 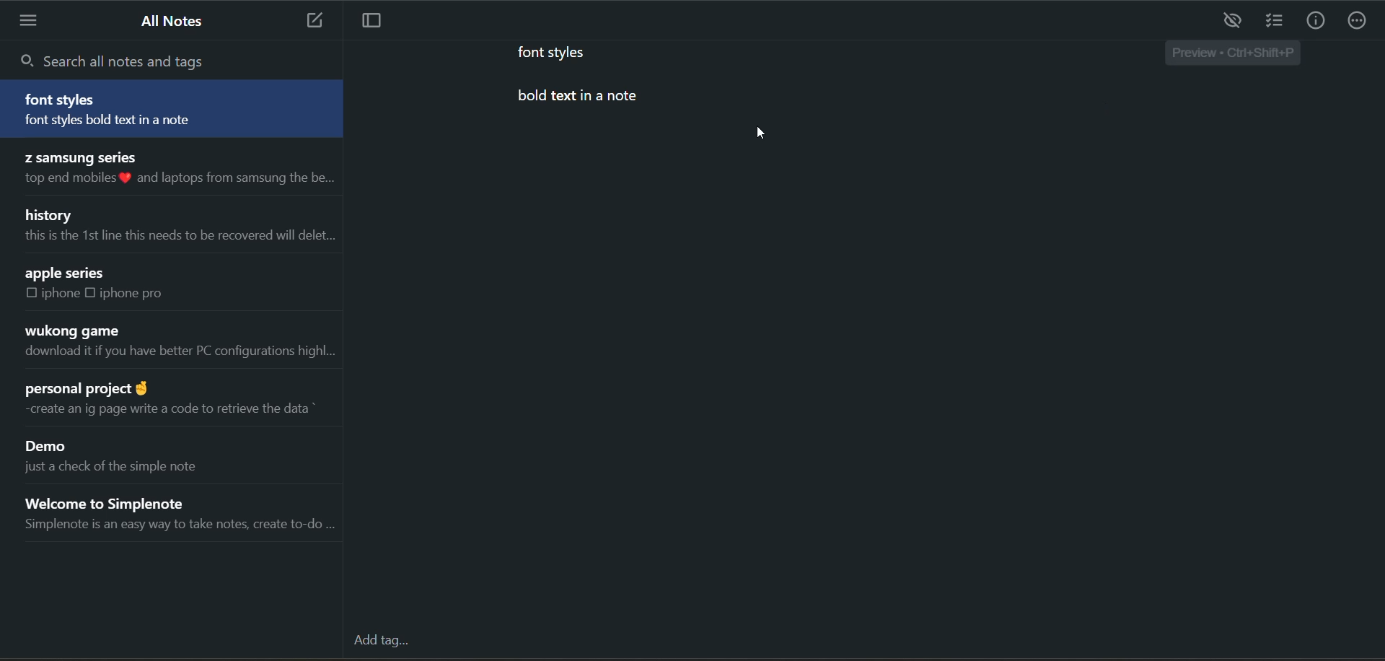 I want to click on checkbox, so click(x=32, y=294).